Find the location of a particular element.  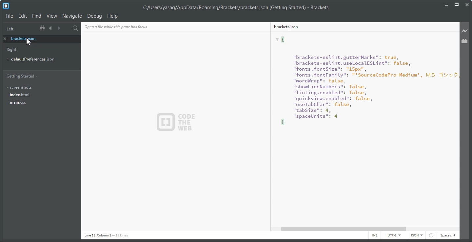

Spaces: 4 is located at coordinates (448, 236).